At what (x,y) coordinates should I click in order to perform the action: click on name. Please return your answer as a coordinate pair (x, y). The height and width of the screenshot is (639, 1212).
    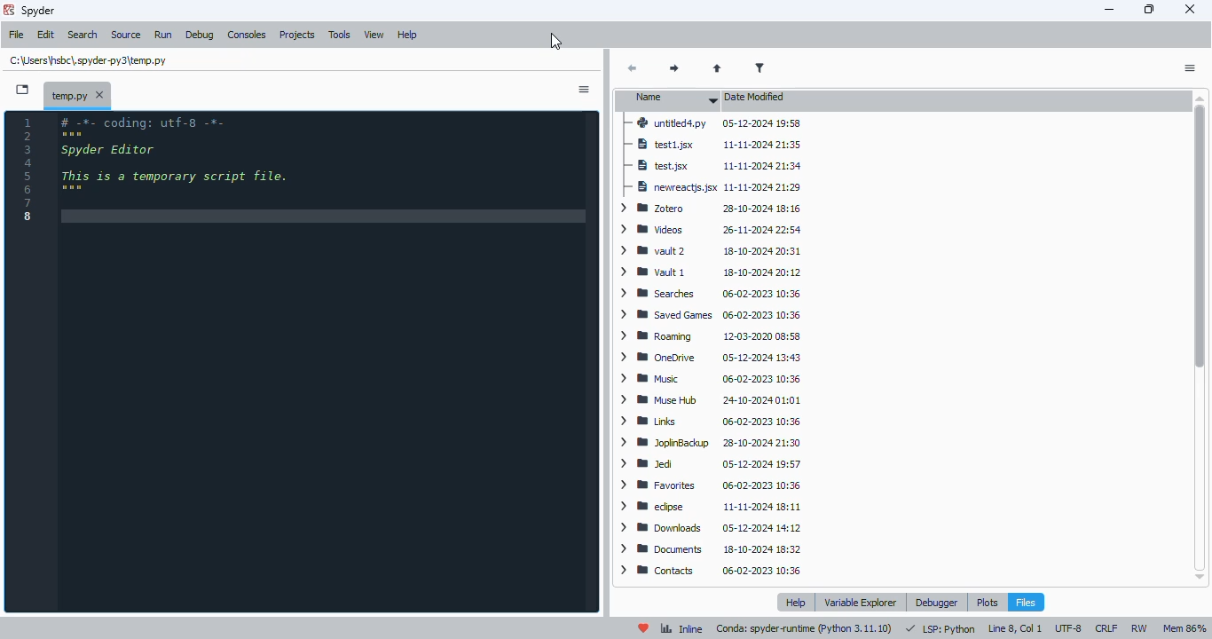
    Looking at the image, I should click on (671, 100).